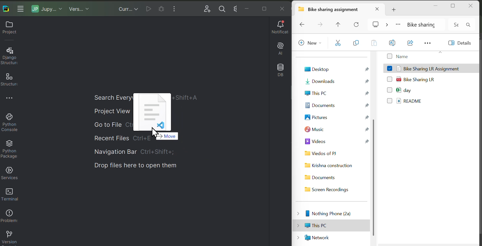  What do you see at coordinates (356, 43) in the screenshot?
I see `copy` at bounding box center [356, 43].